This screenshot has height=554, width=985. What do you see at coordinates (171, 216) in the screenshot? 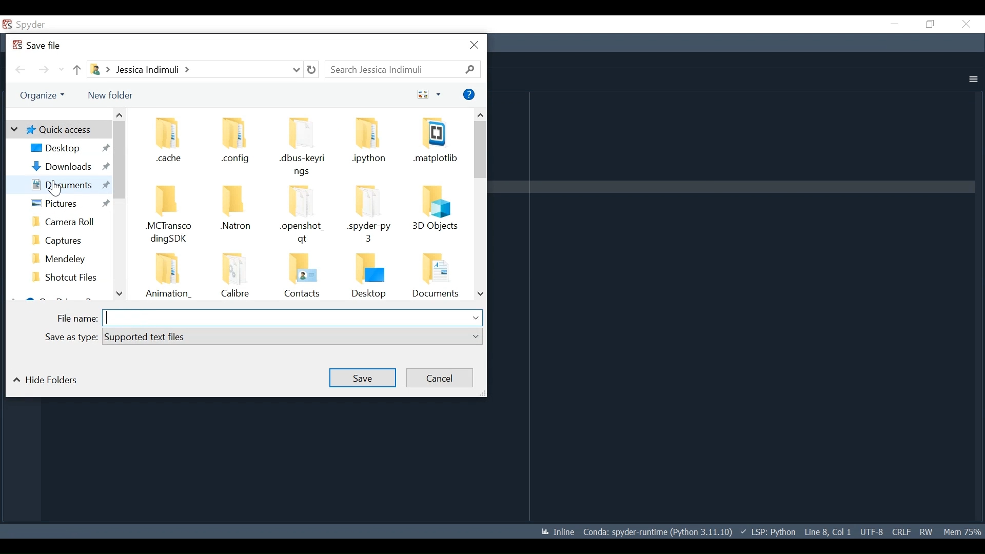
I see `Folder` at bounding box center [171, 216].